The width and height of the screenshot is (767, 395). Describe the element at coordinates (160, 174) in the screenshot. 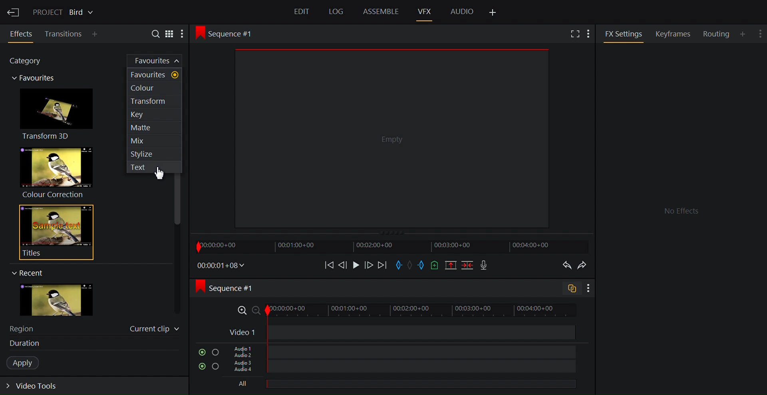

I see `Cursor` at that location.